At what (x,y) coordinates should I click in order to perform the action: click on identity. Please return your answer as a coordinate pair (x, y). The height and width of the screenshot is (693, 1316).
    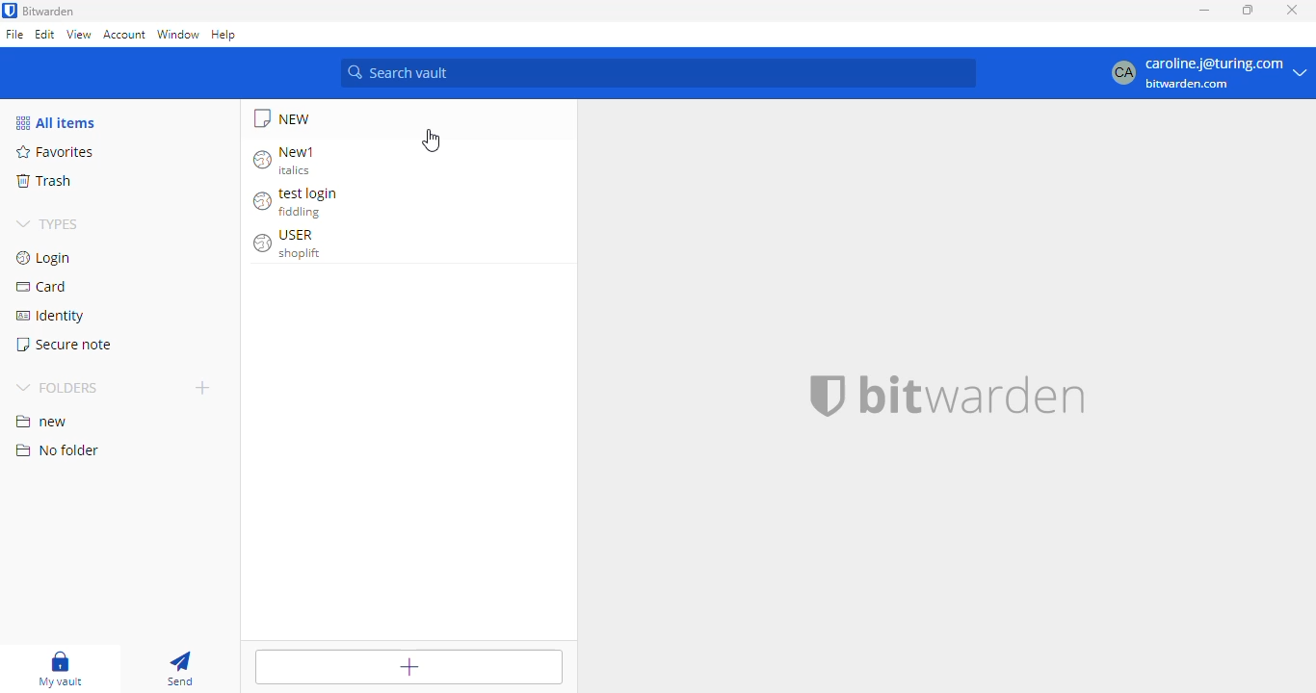
    Looking at the image, I should click on (49, 317).